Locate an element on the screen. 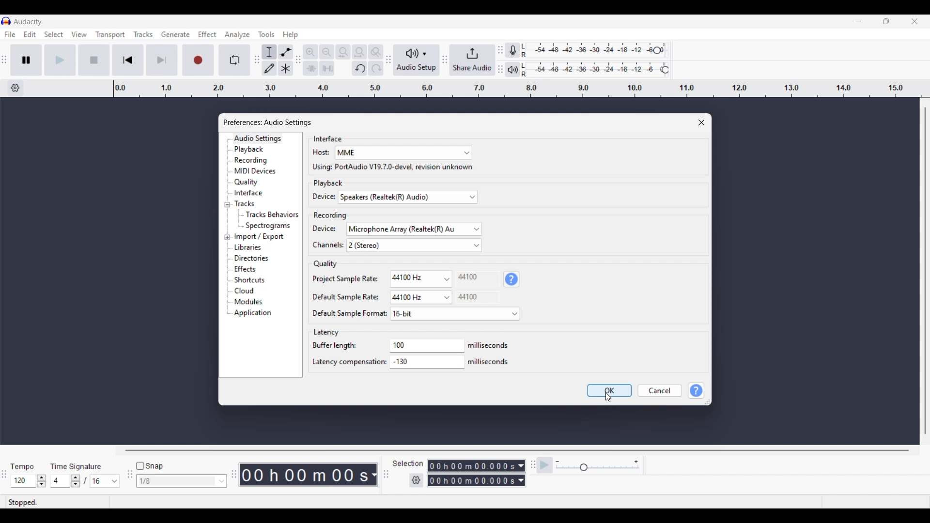 The image size is (930, 523). Share audio is located at coordinates (472, 60).